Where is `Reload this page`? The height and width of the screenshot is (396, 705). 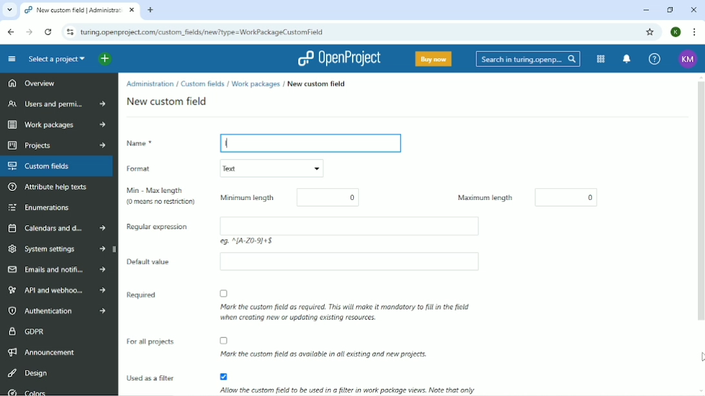
Reload this page is located at coordinates (49, 32).